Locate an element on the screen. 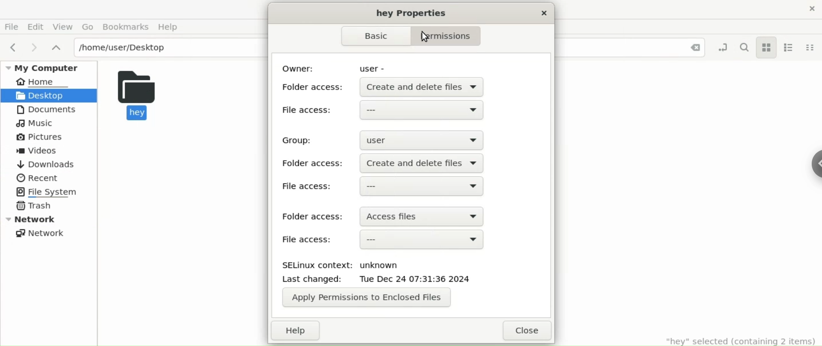  user  is located at coordinates (423, 139).